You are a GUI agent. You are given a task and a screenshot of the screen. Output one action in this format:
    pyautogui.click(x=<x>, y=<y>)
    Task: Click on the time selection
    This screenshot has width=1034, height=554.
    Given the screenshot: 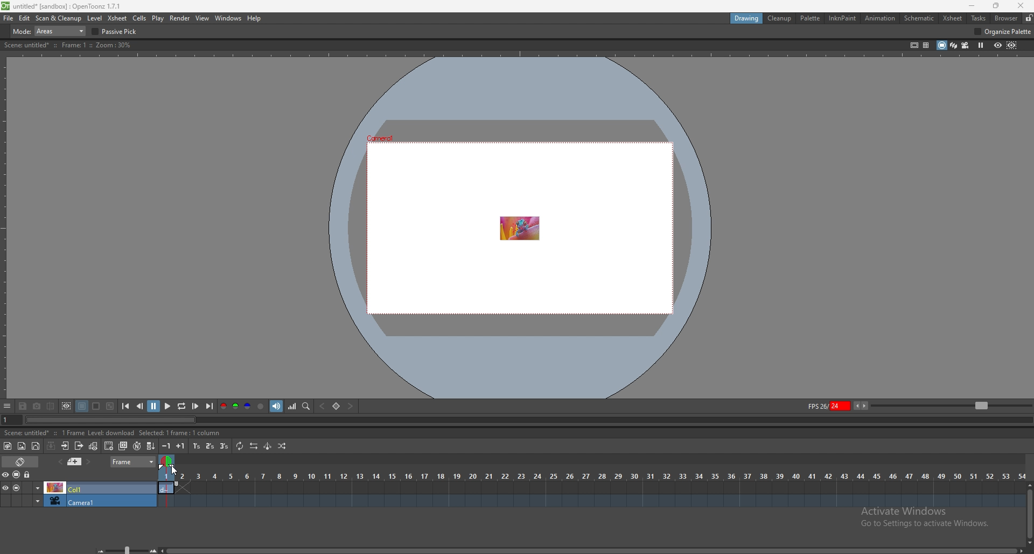 What is the action you would take?
    pyautogui.click(x=166, y=461)
    